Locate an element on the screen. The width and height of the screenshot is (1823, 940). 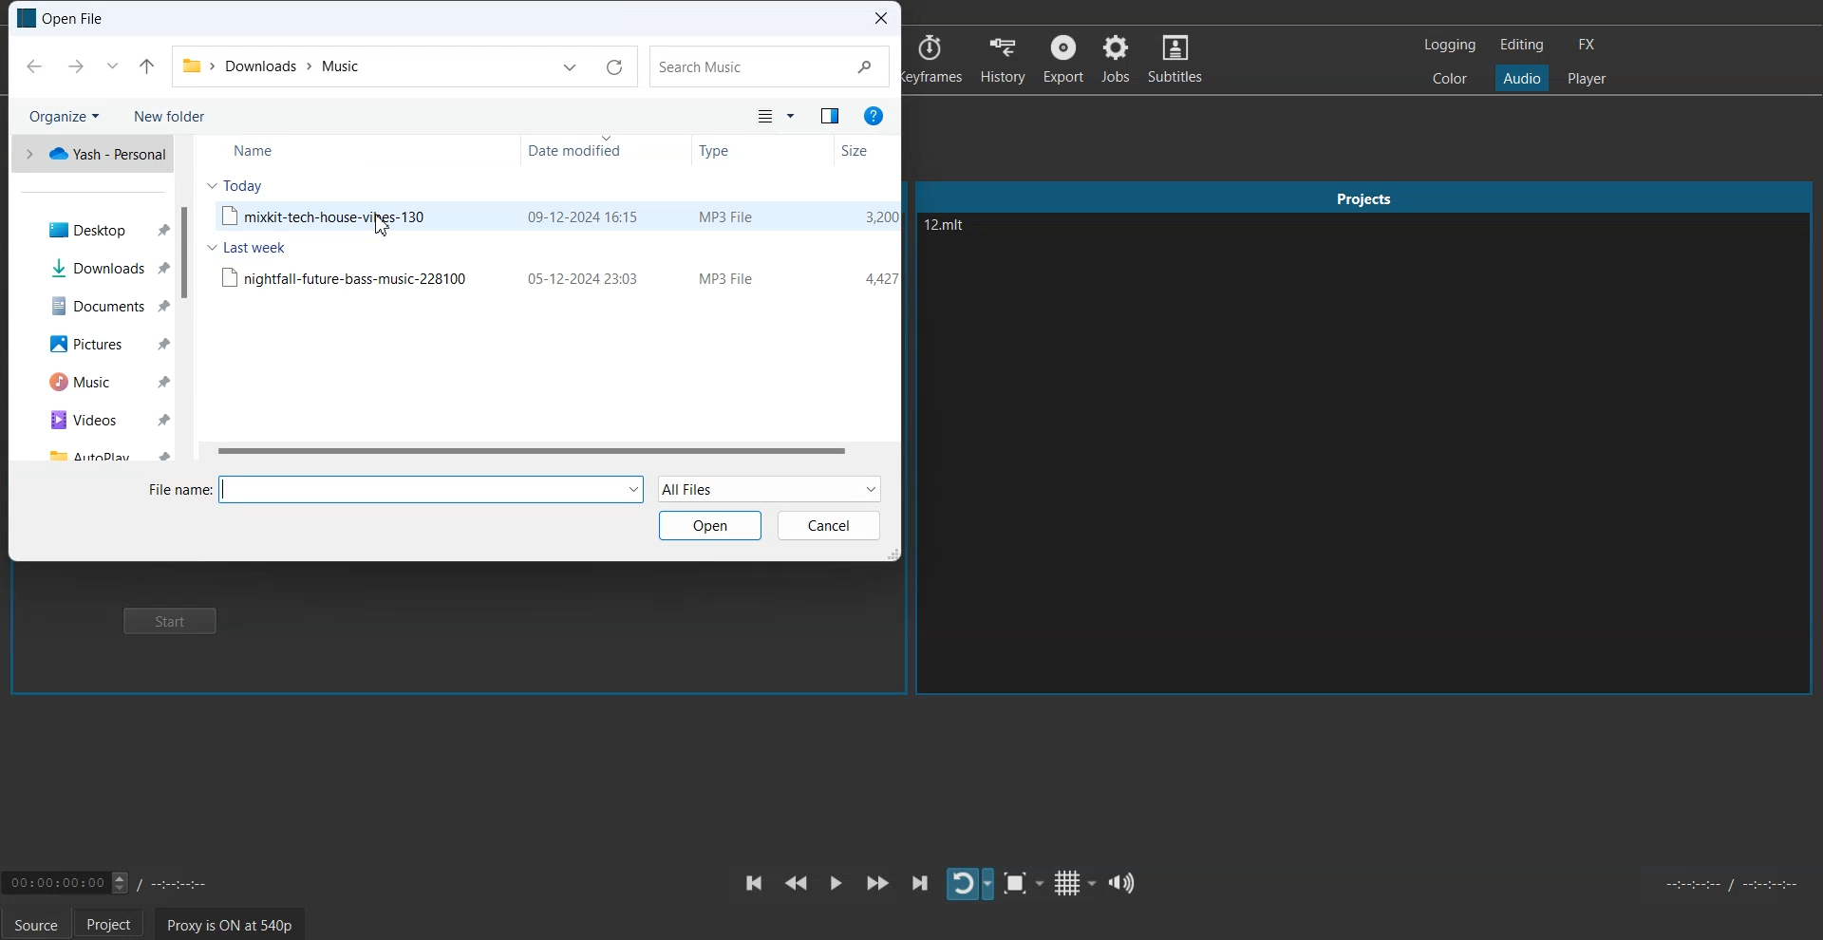
Pictures is located at coordinates (91, 342).